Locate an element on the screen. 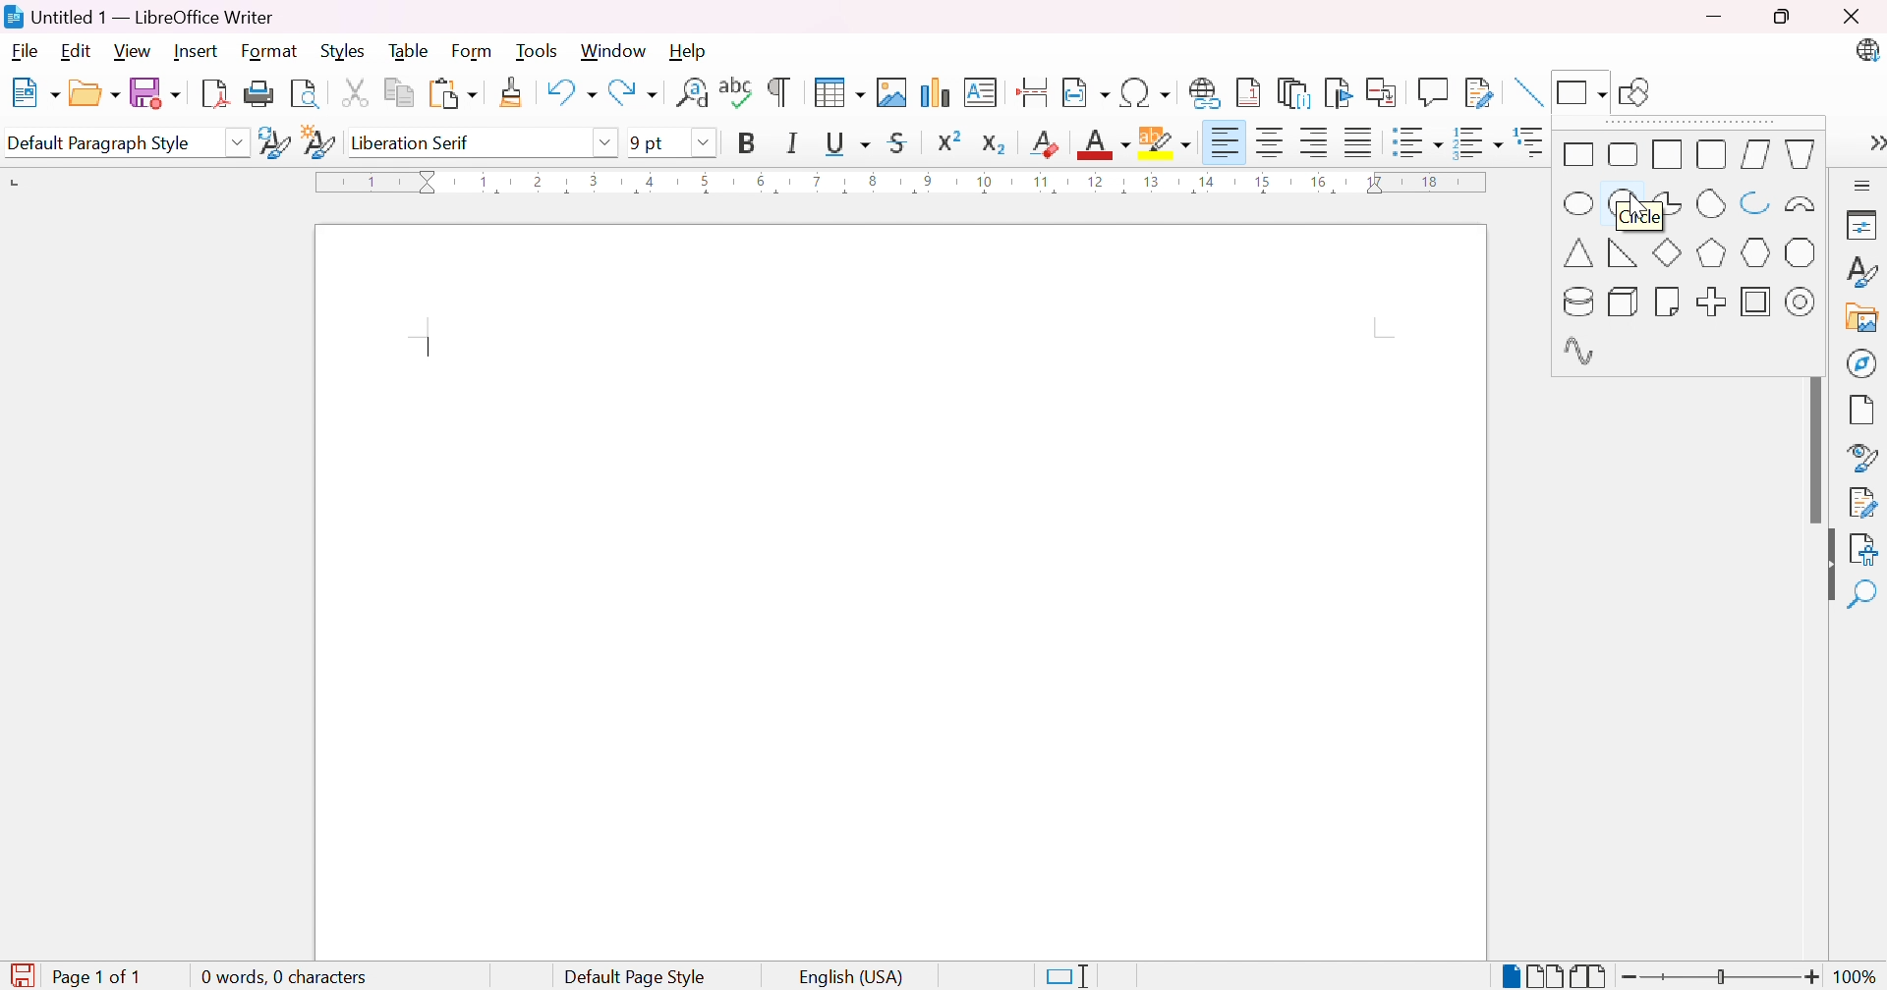  Set paragraph style is located at coordinates (110, 143).